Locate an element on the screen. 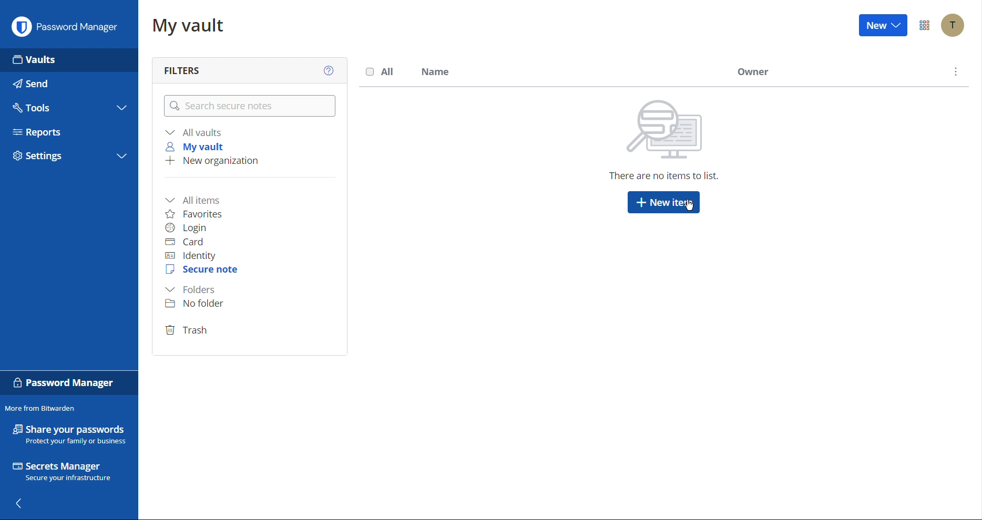 Image resolution: width=982 pixels, height=520 pixels. Tools is located at coordinates (36, 107).